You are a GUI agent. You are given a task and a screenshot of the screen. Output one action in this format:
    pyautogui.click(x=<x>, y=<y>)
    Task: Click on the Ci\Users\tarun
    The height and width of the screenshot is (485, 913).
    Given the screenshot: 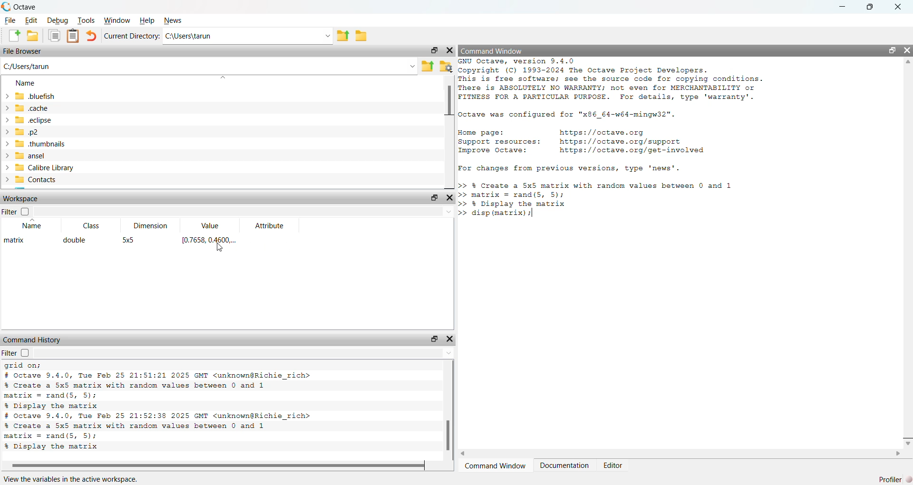 What is the action you would take?
    pyautogui.click(x=225, y=38)
    